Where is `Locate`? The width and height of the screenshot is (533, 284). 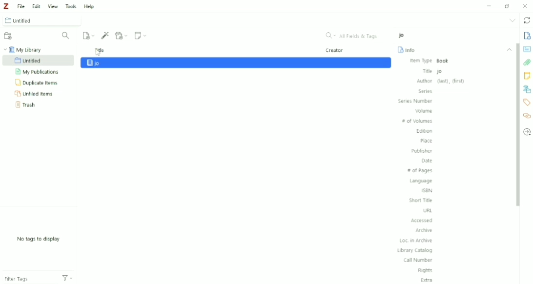 Locate is located at coordinates (527, 132).